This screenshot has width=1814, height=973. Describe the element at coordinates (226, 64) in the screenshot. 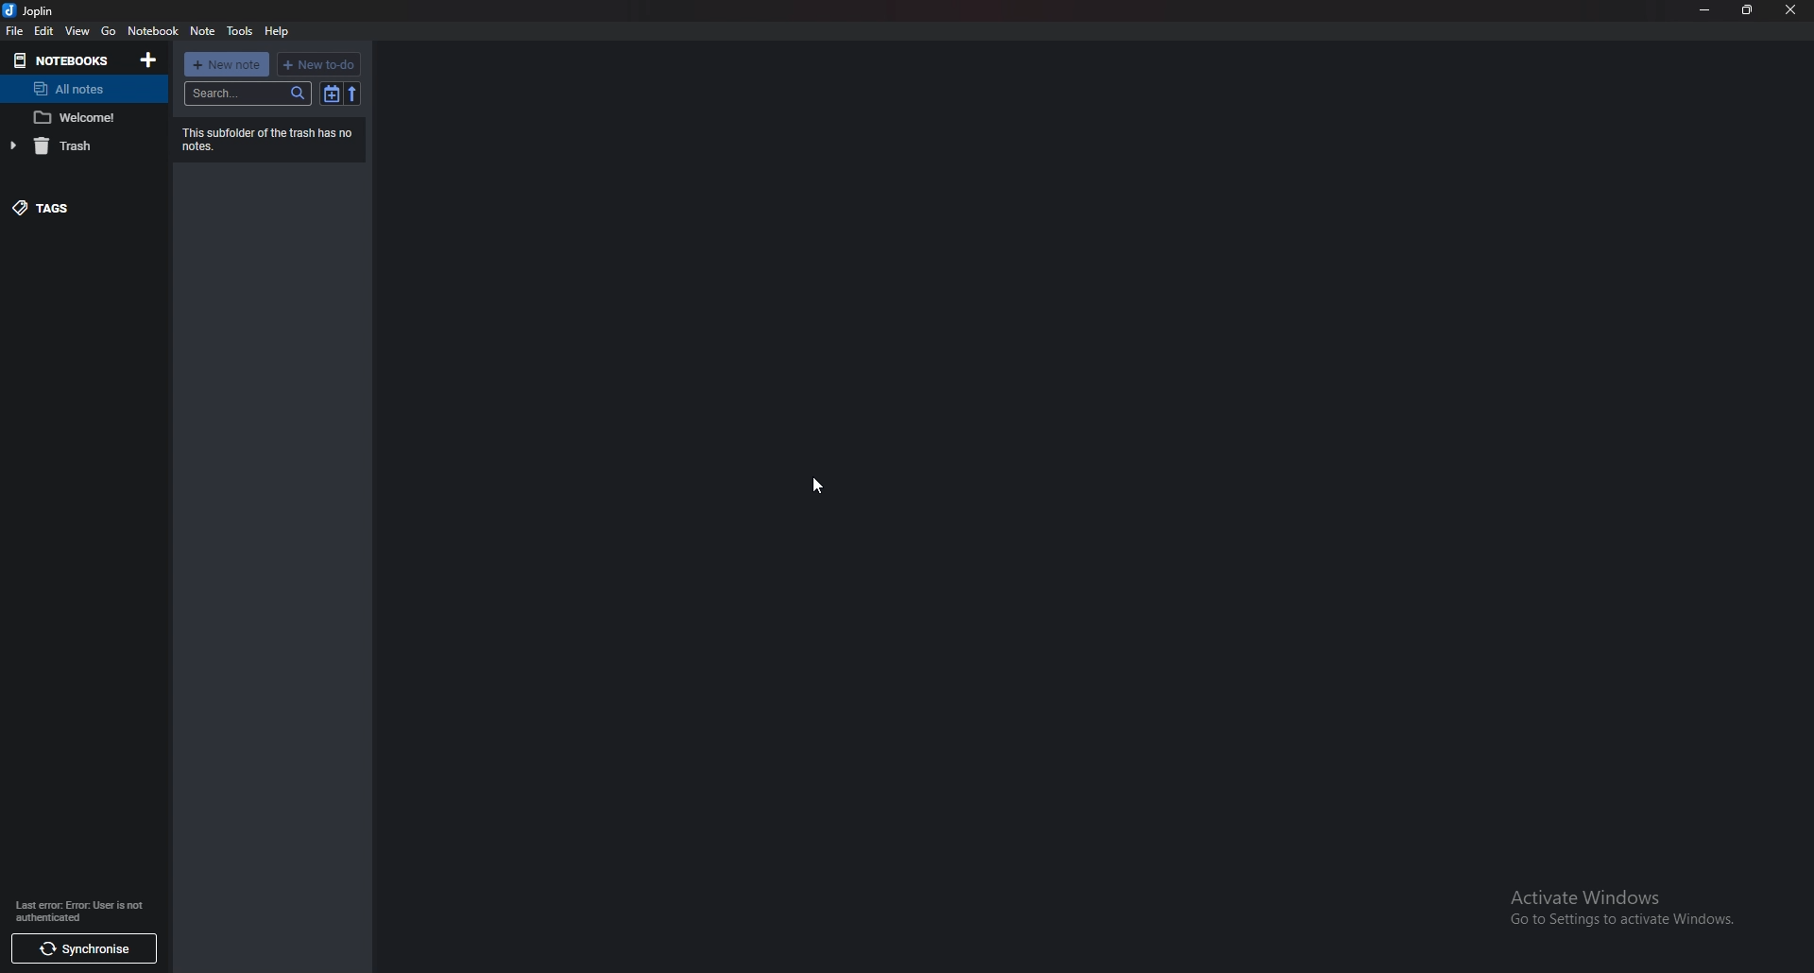

I see `New note` at that location.